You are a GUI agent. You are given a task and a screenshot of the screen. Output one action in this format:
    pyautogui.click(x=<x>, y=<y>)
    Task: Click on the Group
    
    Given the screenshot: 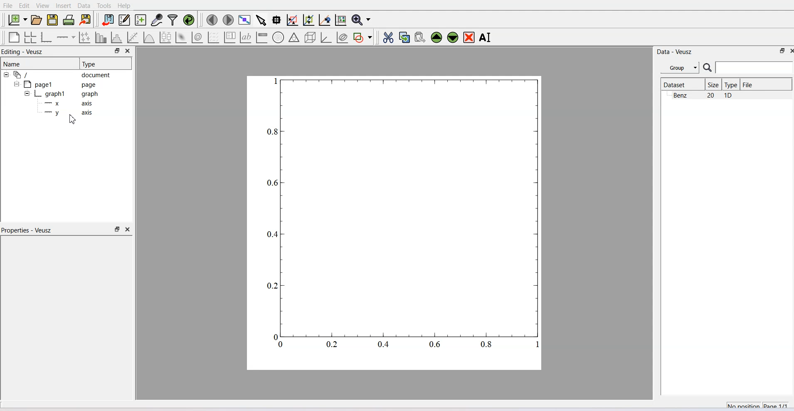 What is the action you would take?
    pyautogui.click(x=680, y=67)
    